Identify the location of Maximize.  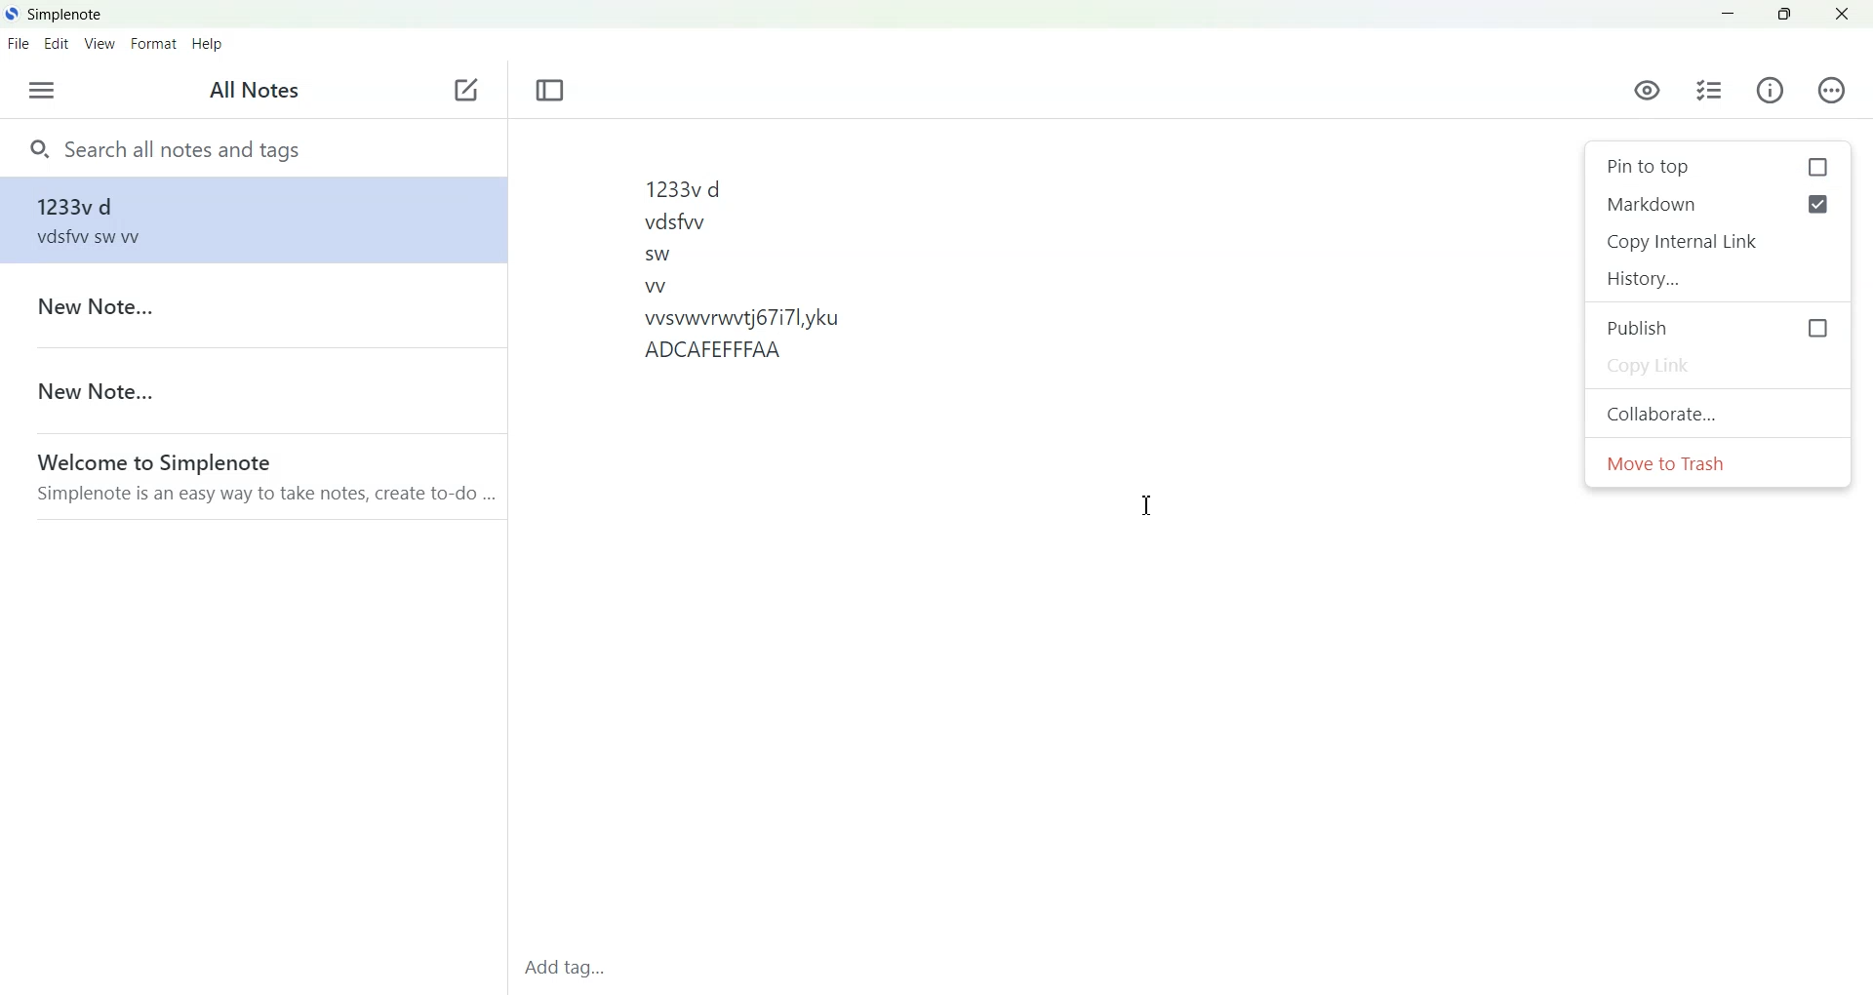
(1783, 15).